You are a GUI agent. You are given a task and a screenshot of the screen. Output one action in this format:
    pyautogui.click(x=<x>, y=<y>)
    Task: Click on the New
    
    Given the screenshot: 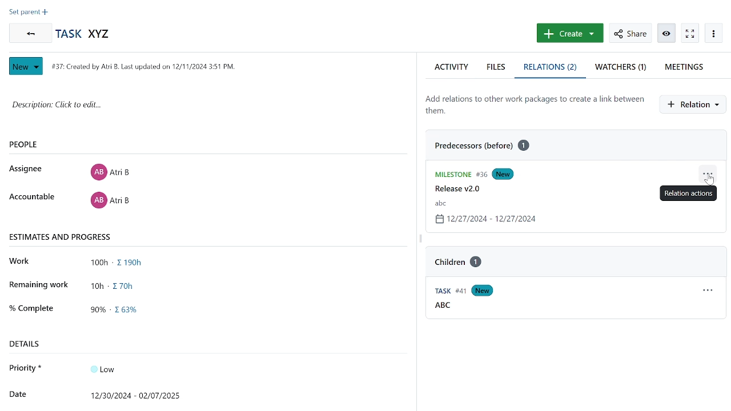 What is the action you would take?
    pyautogui.click(x=517, y=174)
    